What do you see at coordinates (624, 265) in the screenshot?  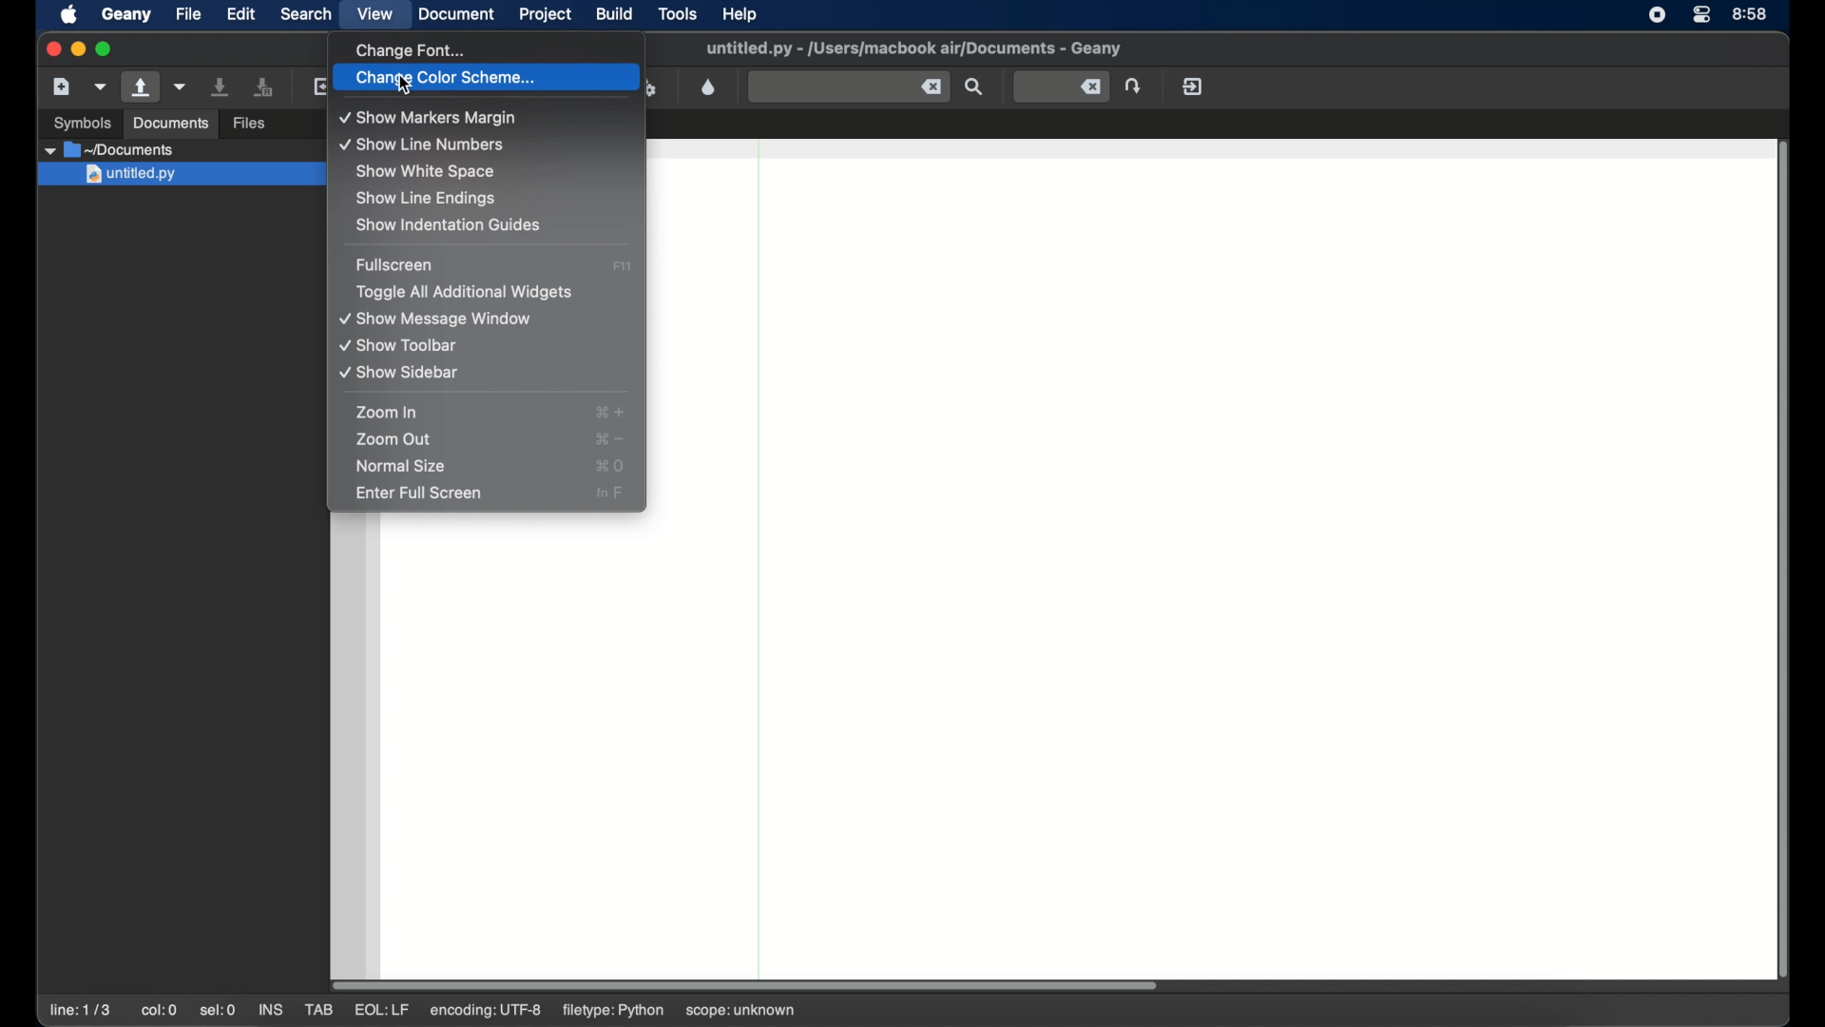 I see `full screen shortcut` at bounding box center [624, 265].